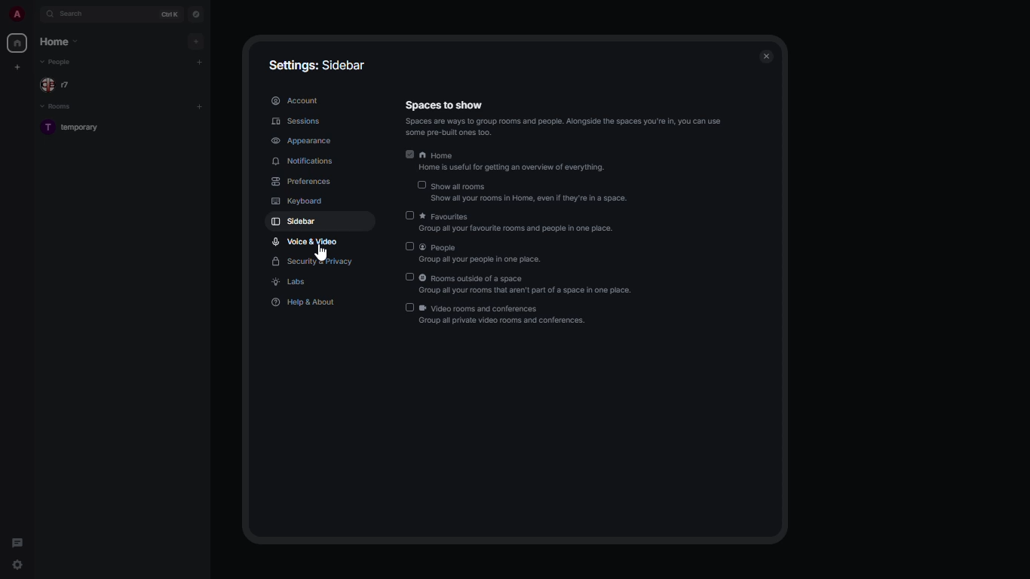 This screenshot has width=1030, height=579. Describe the element at coordinates (296, 100) in the screenshot. I see `account` at that location.